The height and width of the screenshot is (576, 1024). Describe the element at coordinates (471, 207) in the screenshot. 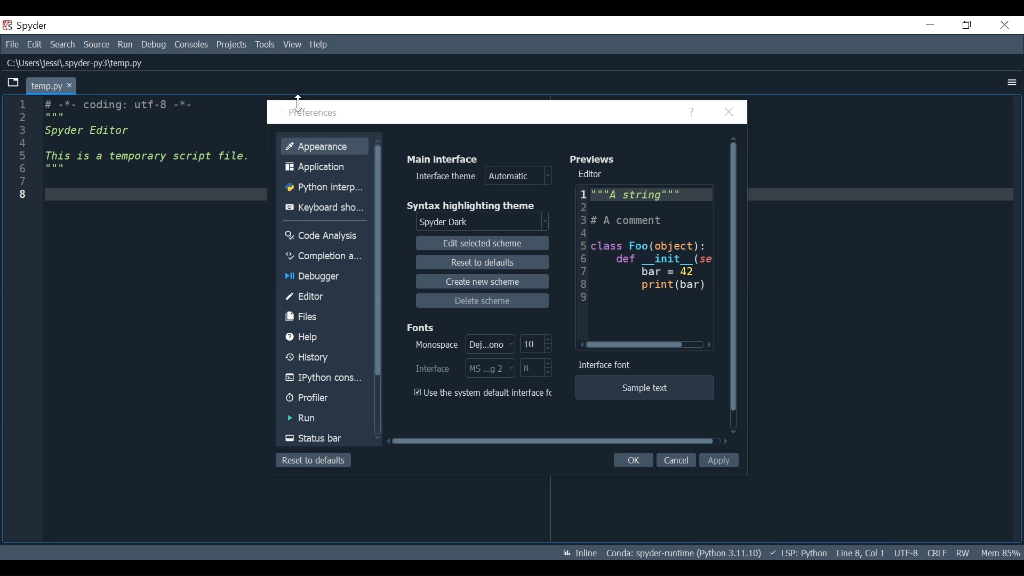

I see `Syntax highlighting theme` at that location.